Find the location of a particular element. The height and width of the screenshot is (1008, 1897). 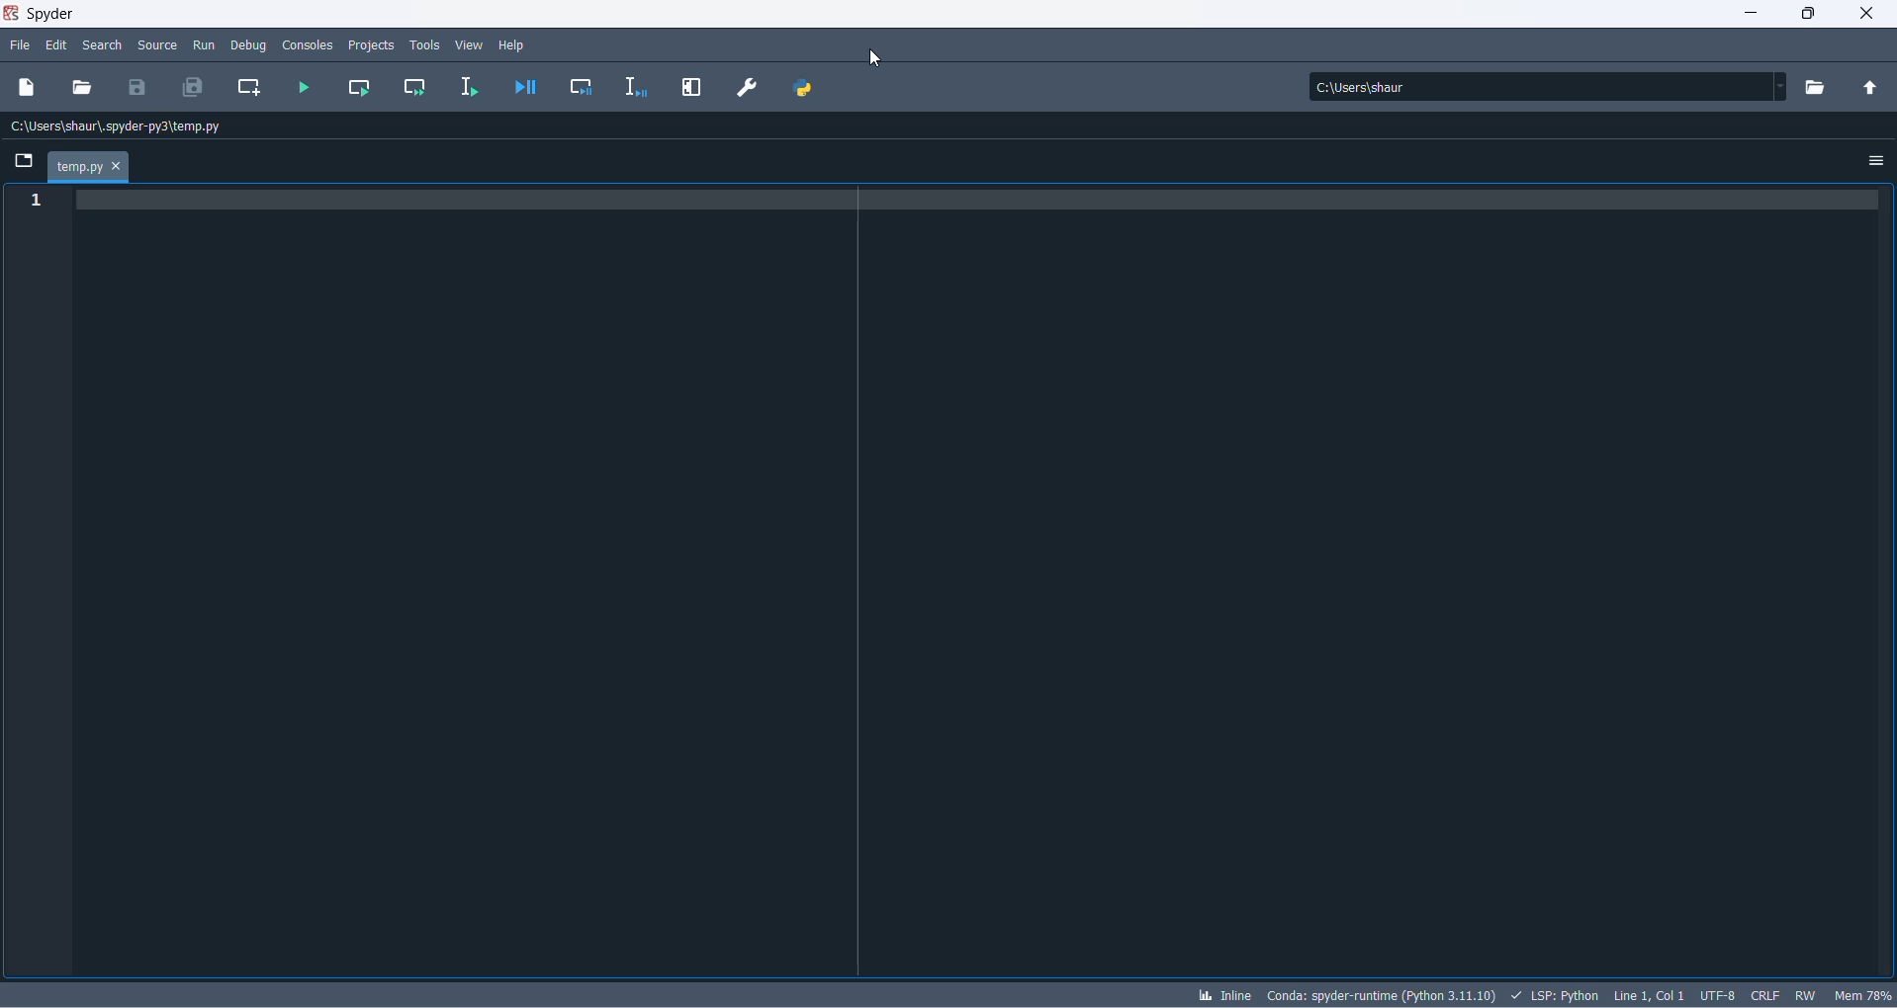

inline is located at coordinates (1223, 996).